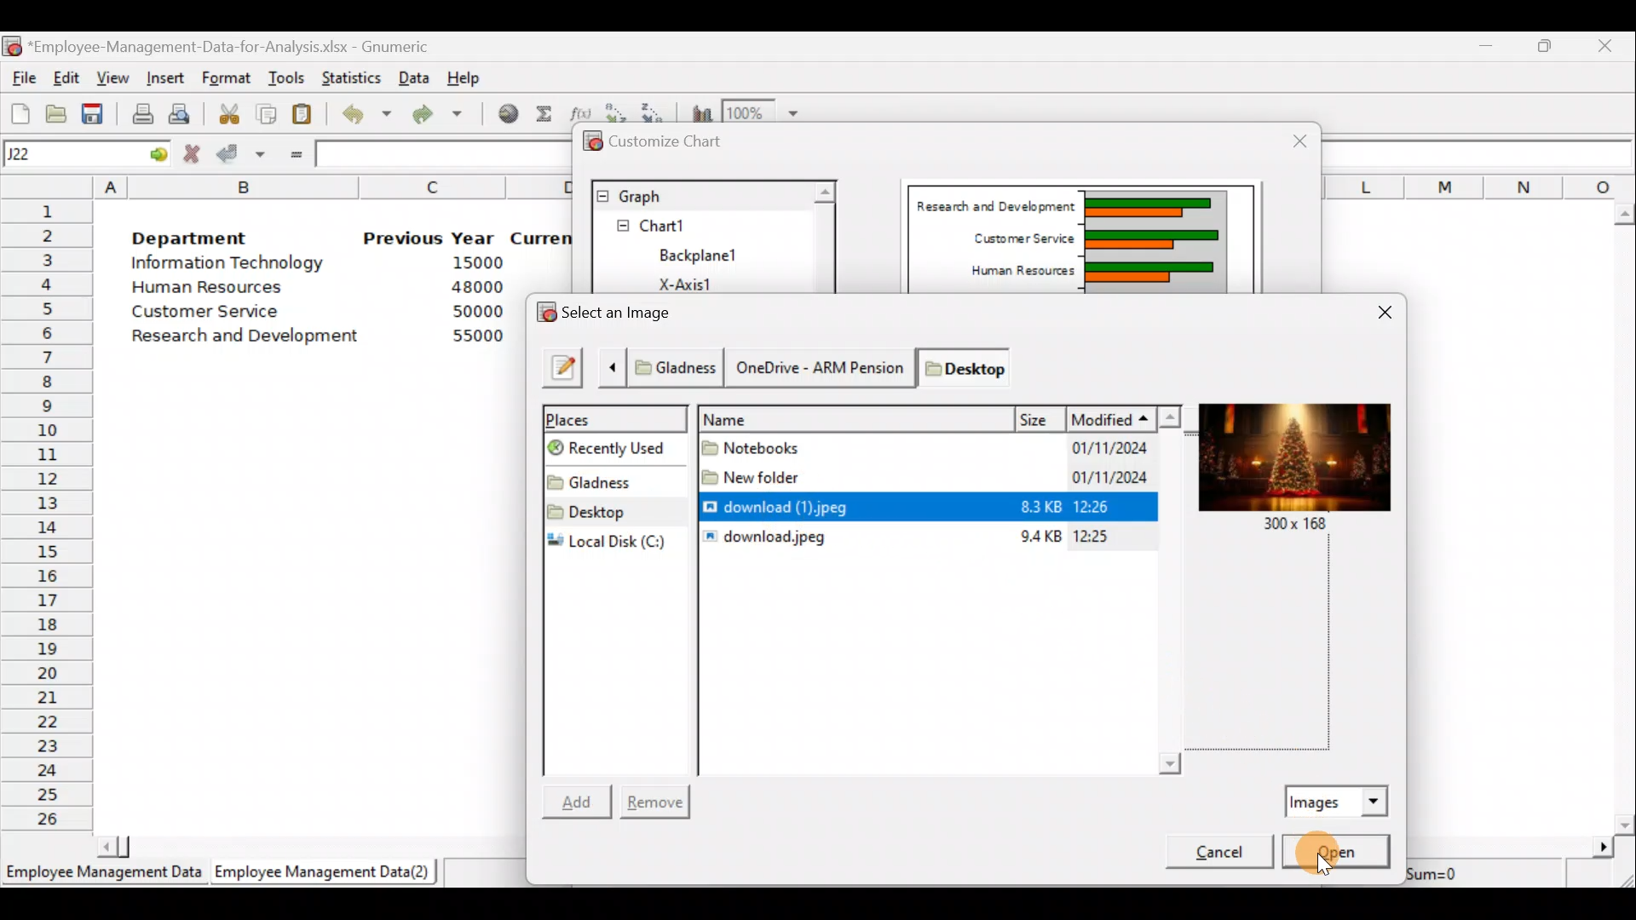 Image resolution: width=1636 pixels, height=920 pixels. I want to click on 01/11/2024, so click(1086, 479).